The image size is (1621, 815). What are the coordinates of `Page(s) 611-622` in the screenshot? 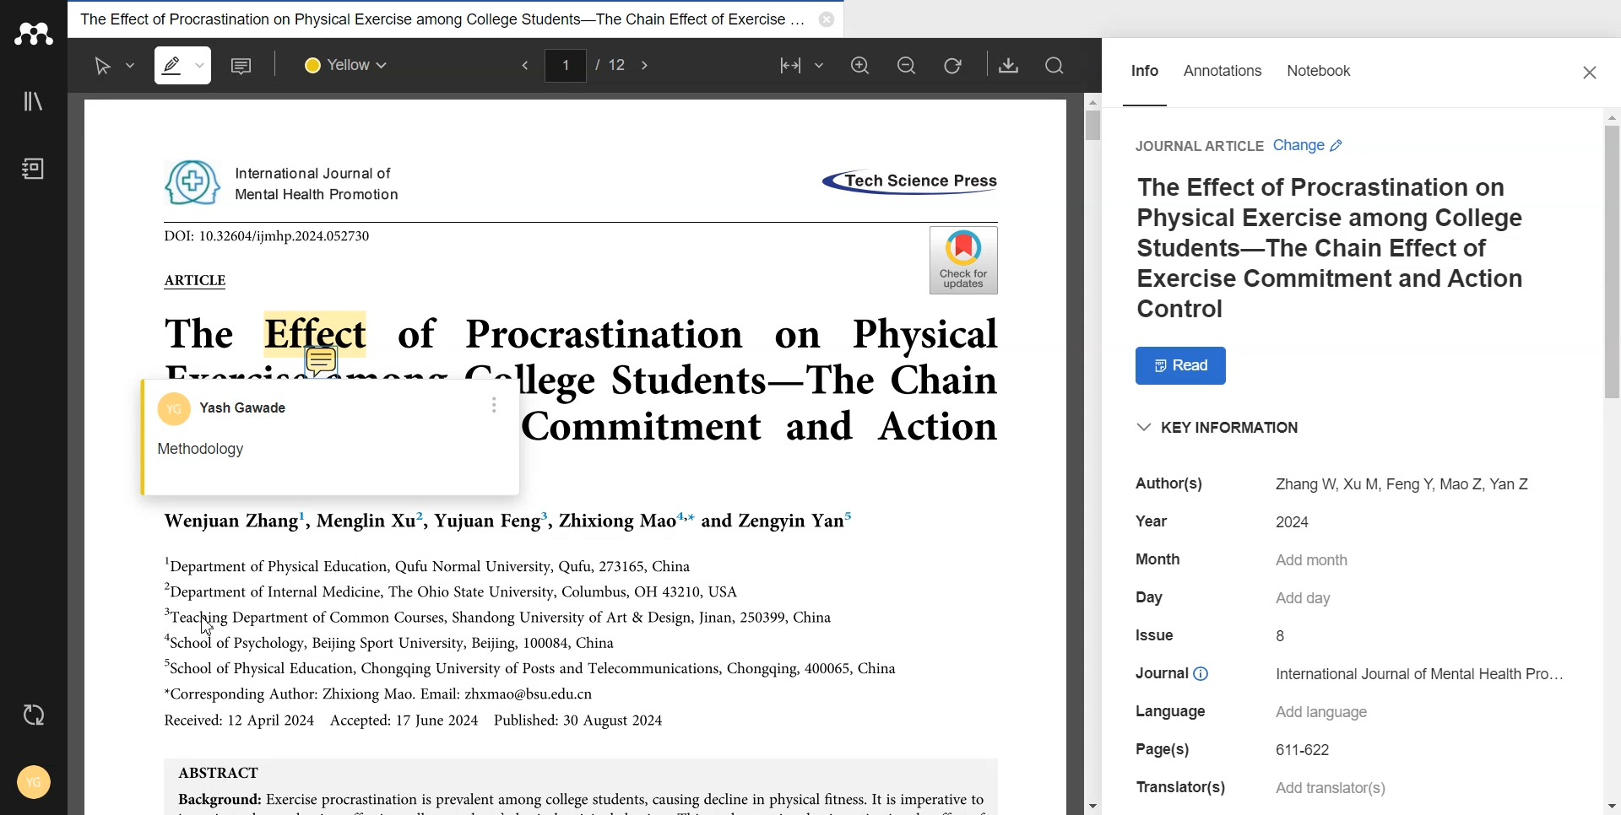 It's located at (1240, 750).